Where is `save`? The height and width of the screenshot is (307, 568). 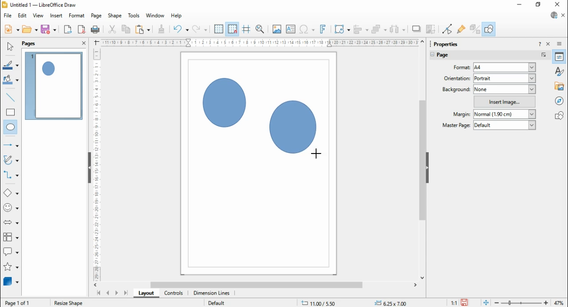 save is located at coordinates (48, 29).